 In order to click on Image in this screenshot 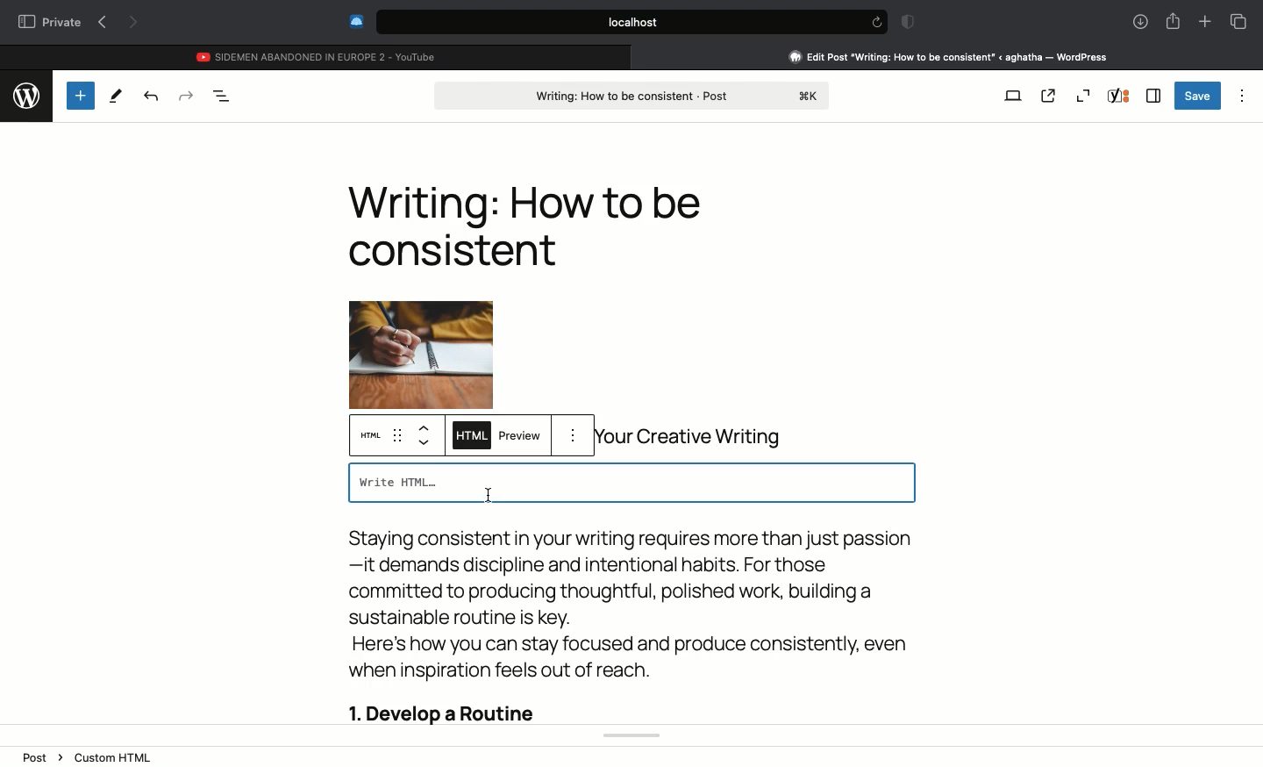, I will do `click(420, 334)`.